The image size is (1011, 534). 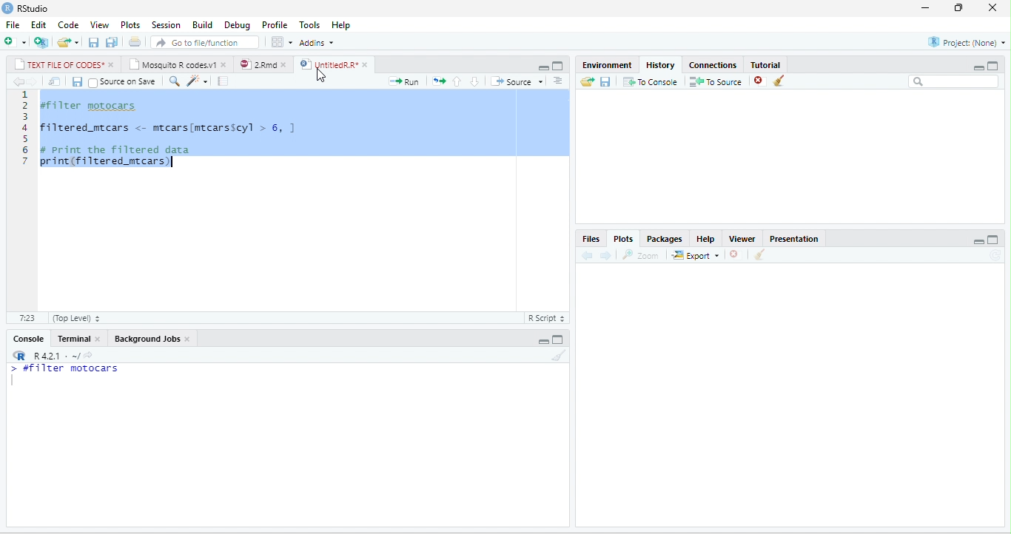 I want to click on R script, so click(x=546, y=318).